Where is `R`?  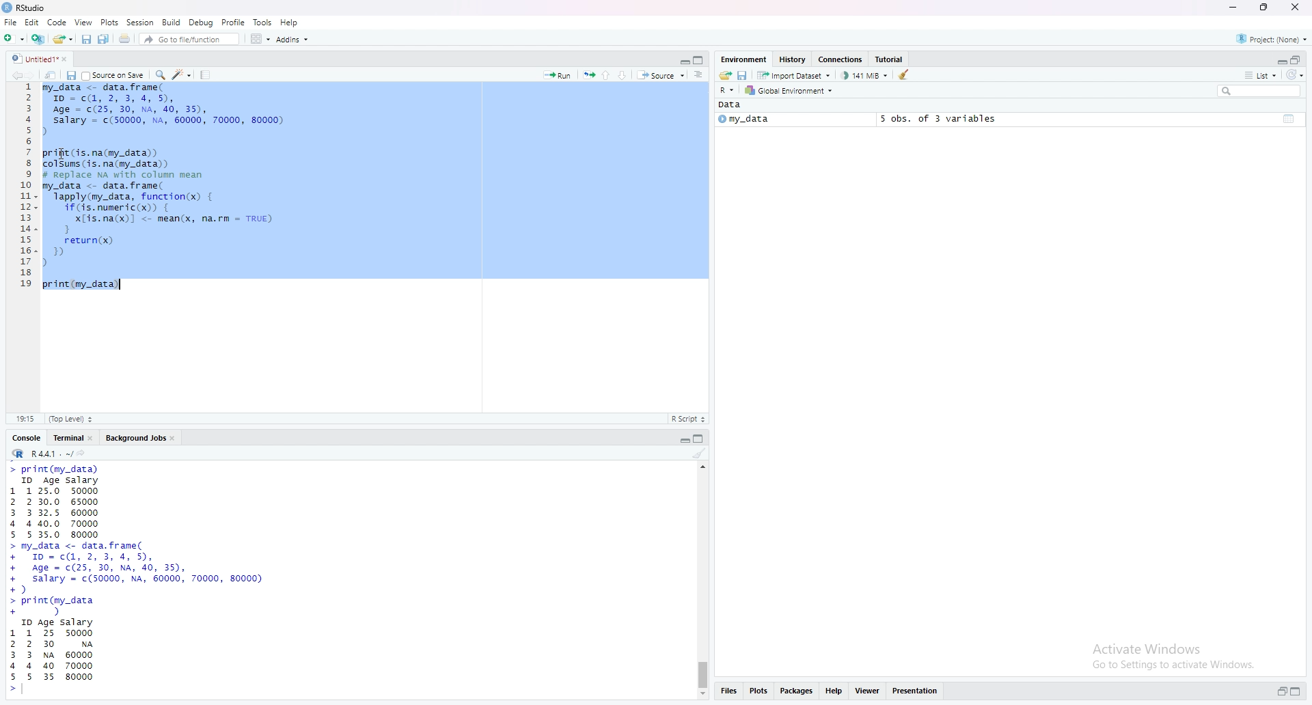
R is located at coordinates (727, 91).